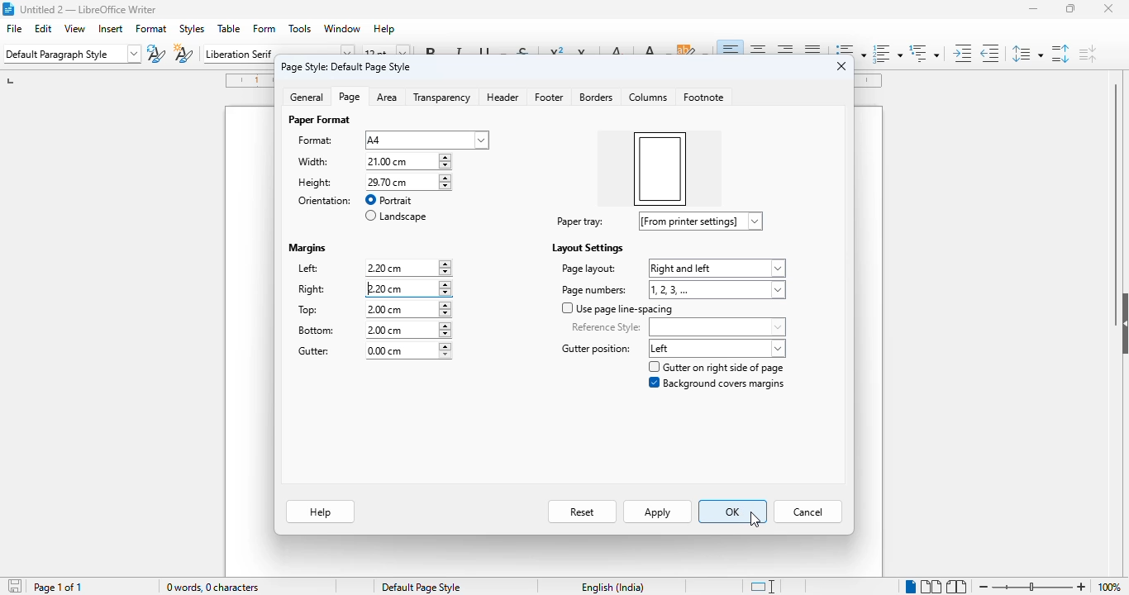 The height and width of the screenshot is (595, 1129). What do you see at coordinates (786, 50) in the screenshot?
I see `align right` at bounding box center [786, 50].